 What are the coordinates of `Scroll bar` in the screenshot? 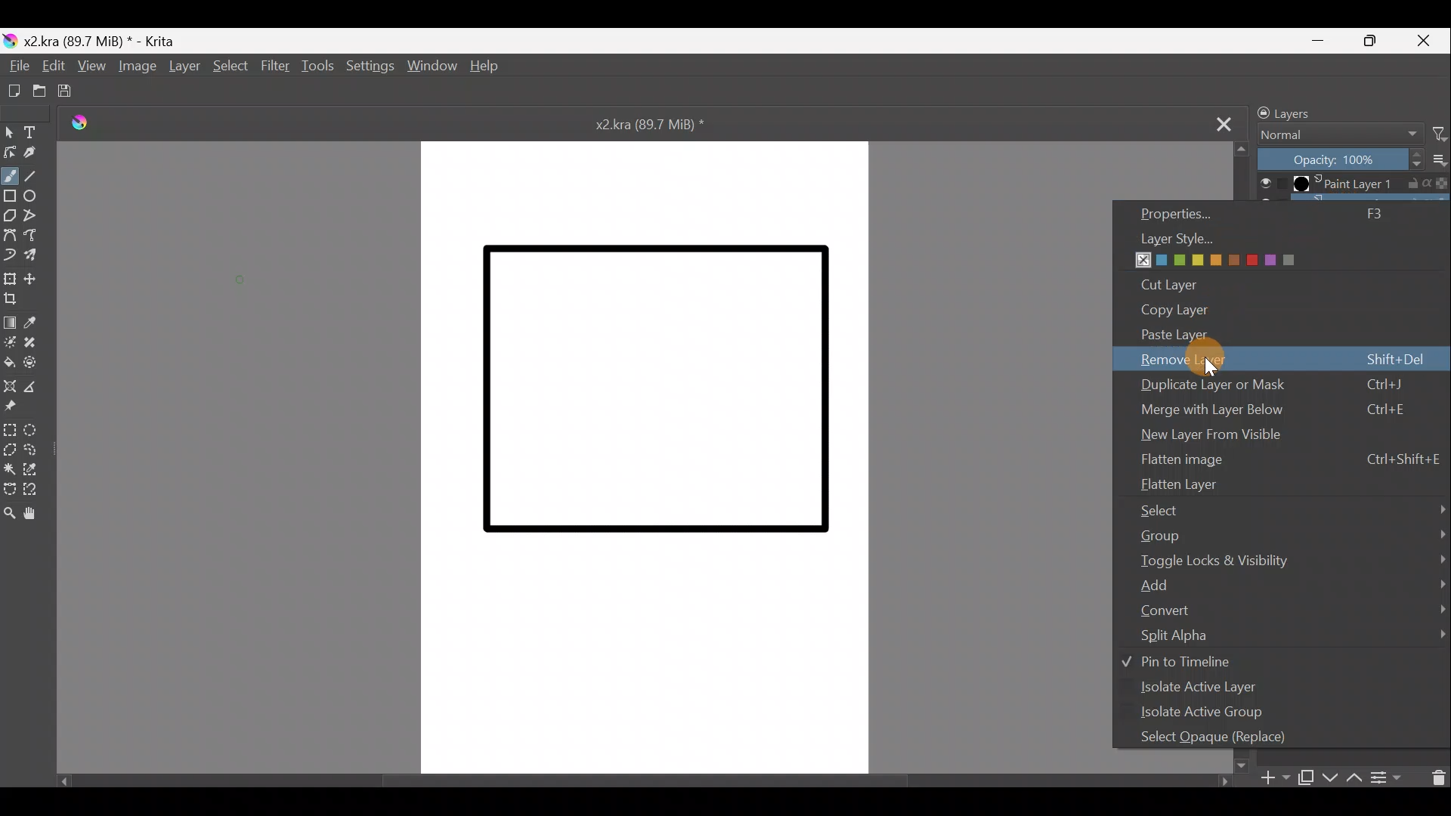 It's located at (645, 784).